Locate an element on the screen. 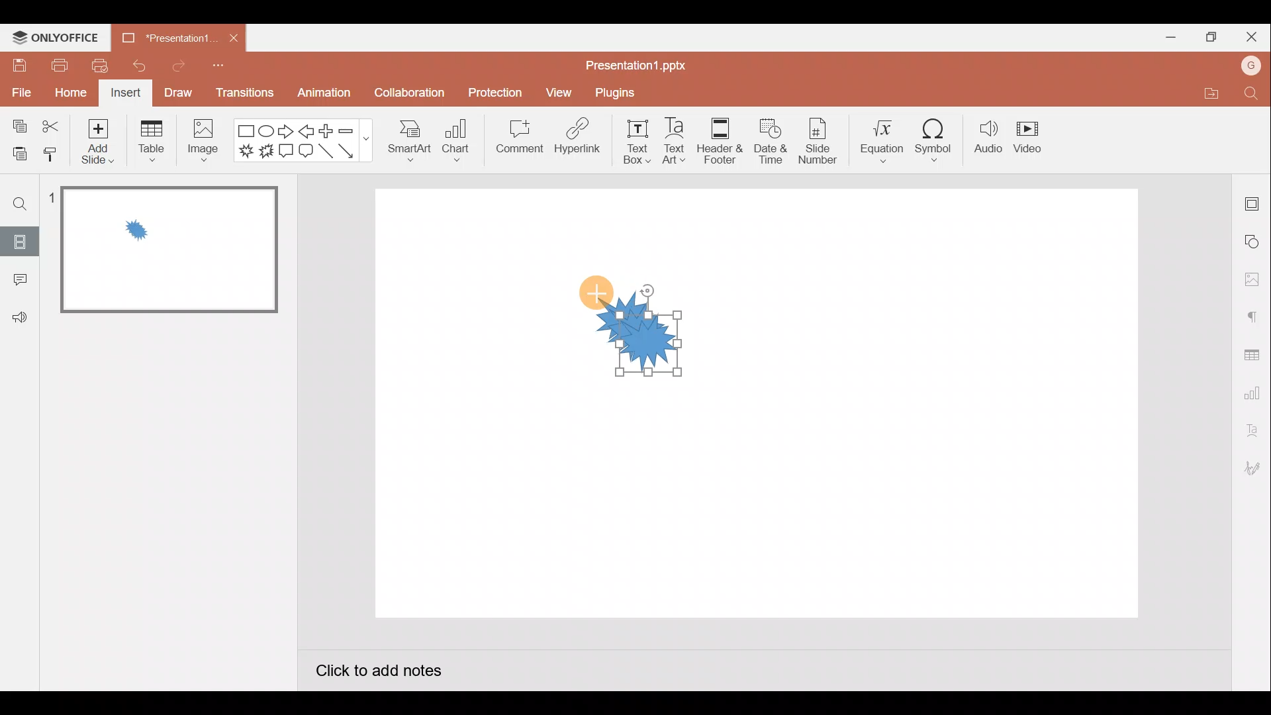 Image resolution: width=1271 pixels, height=715 pixels. Header & footer is located at coordinates (720, 141).